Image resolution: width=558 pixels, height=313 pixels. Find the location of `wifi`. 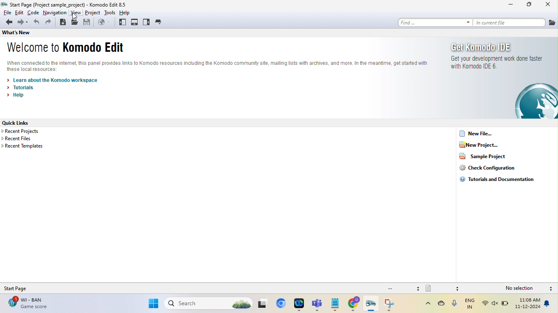

wifi is located at coordinates (485, 304).